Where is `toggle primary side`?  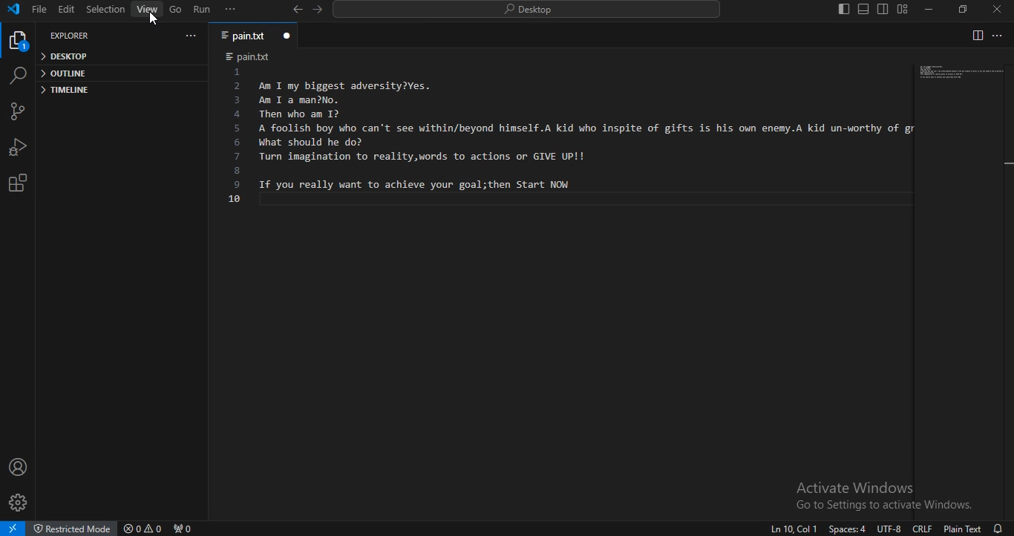
toggle primary side is located at coordinates (845, 10).